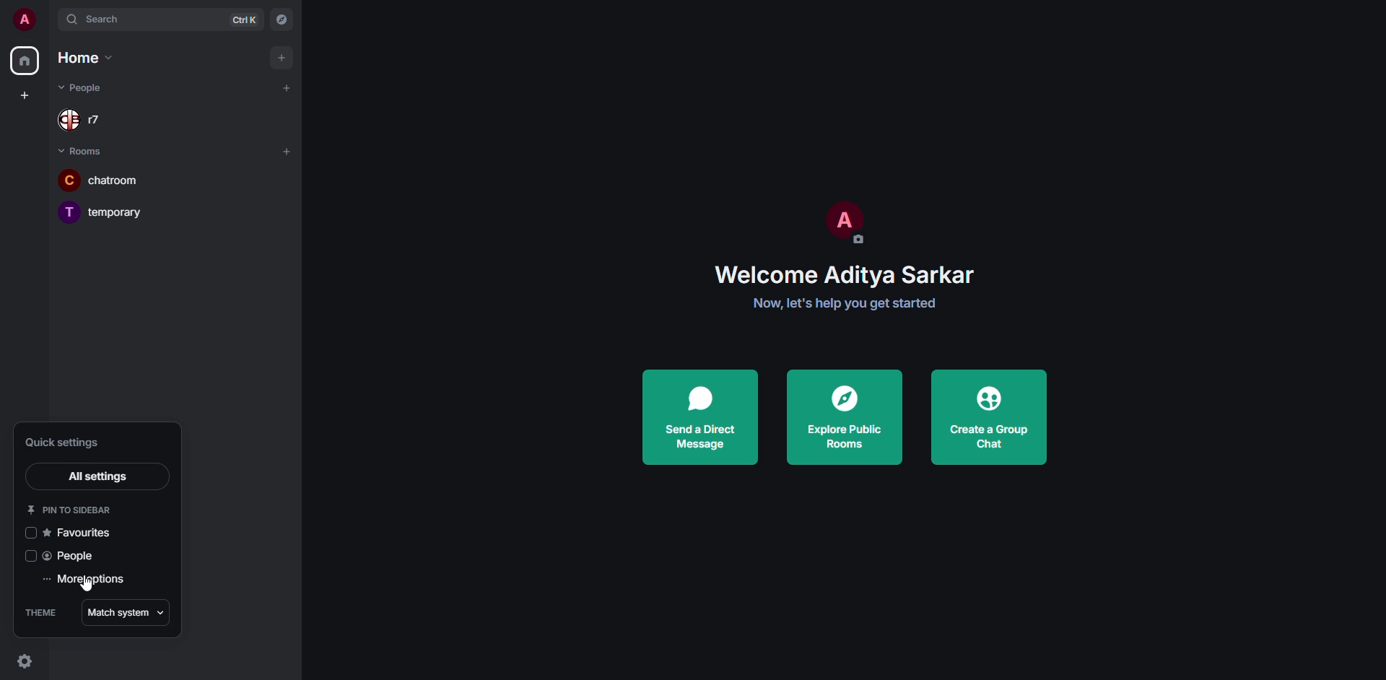 Image resolution: width=1386 pixels, height=680 pixels. What do you see at coordinates (115, 179) in the screenshot?
I see `chatroom` at bounding box center [115, 179].